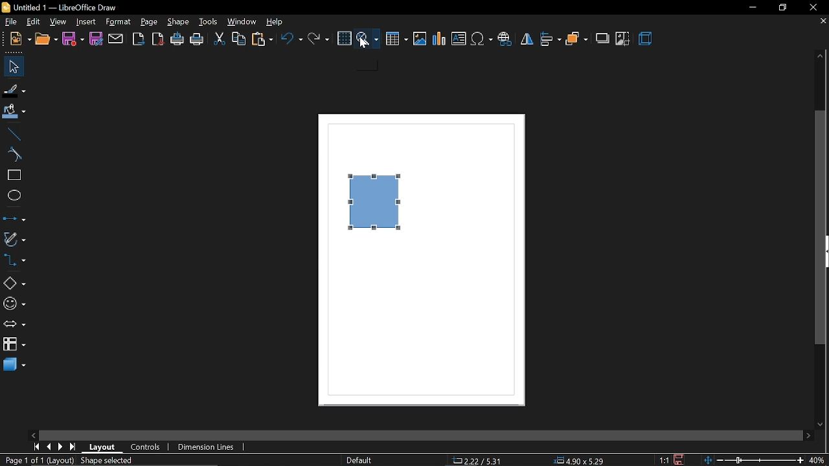  Describe the element at coordinates (74, 447) in the screenshot. I see `go to last page` at that location.